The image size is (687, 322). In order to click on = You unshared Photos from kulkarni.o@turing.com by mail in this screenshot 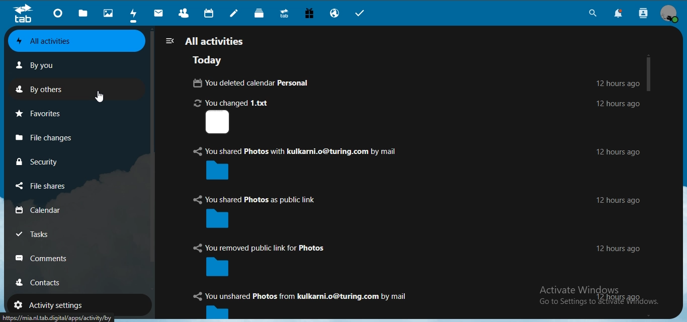, I will do `click(323, 304)`.